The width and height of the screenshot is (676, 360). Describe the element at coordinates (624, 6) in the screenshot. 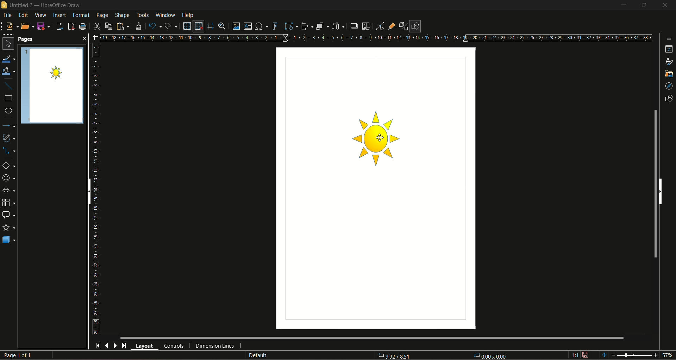

I see `minimize` at that location.